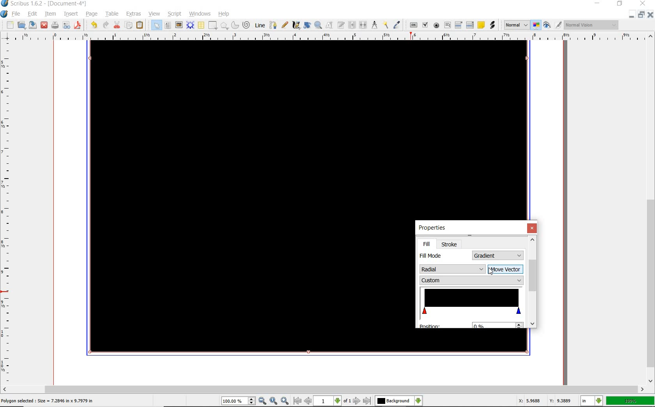 Image resolution: width=655 pixels, height=407 pixels. I want to click on restore, so click(641, 15).